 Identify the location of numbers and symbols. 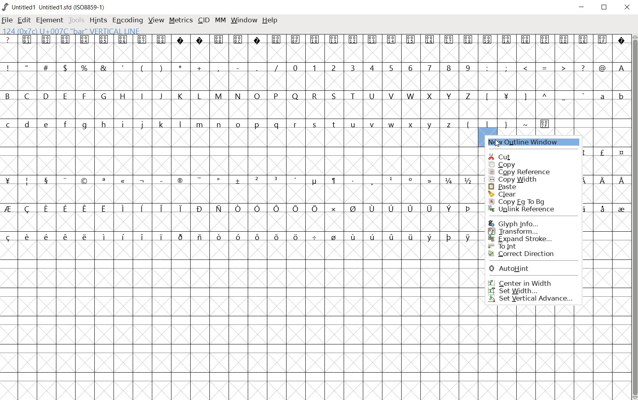
(315, 67).